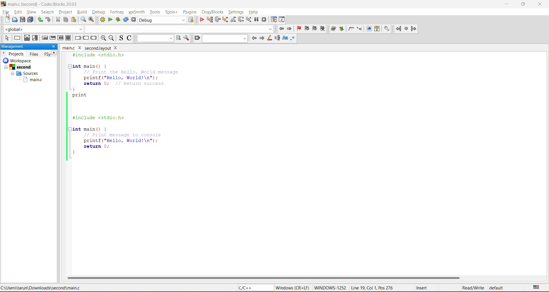  What do you see at coordinates (286, 39) in the screenshot?
I see `match case` at bounding box center [286, 39].